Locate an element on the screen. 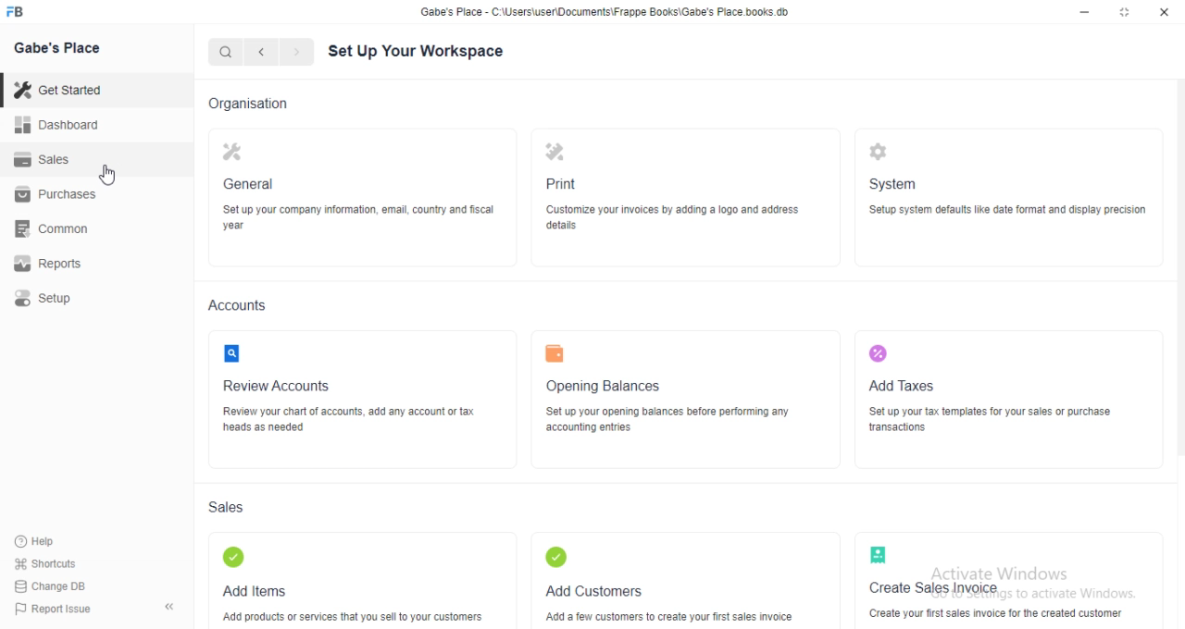 This screenshot has height=629, width=1185. Get started is located at coordinates (60, 90).